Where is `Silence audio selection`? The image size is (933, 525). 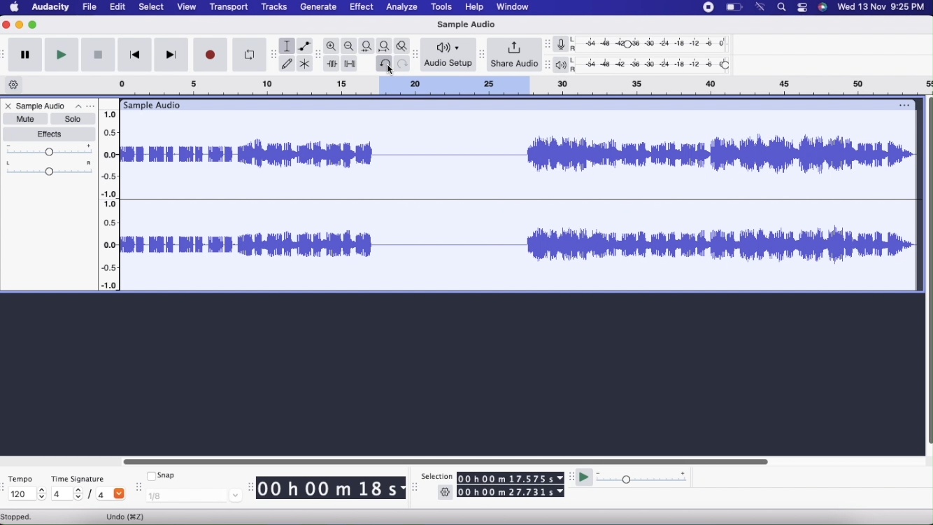 Silence audio selection is located at coordinates (348, 64).